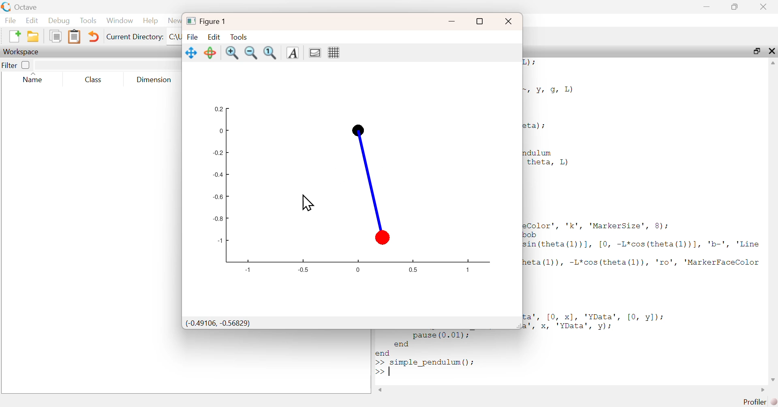 The image size is (778, 407). What do you see at coordinates (6, 6) in the screenshot?
I see `logo` at bounding box center [6, 6].